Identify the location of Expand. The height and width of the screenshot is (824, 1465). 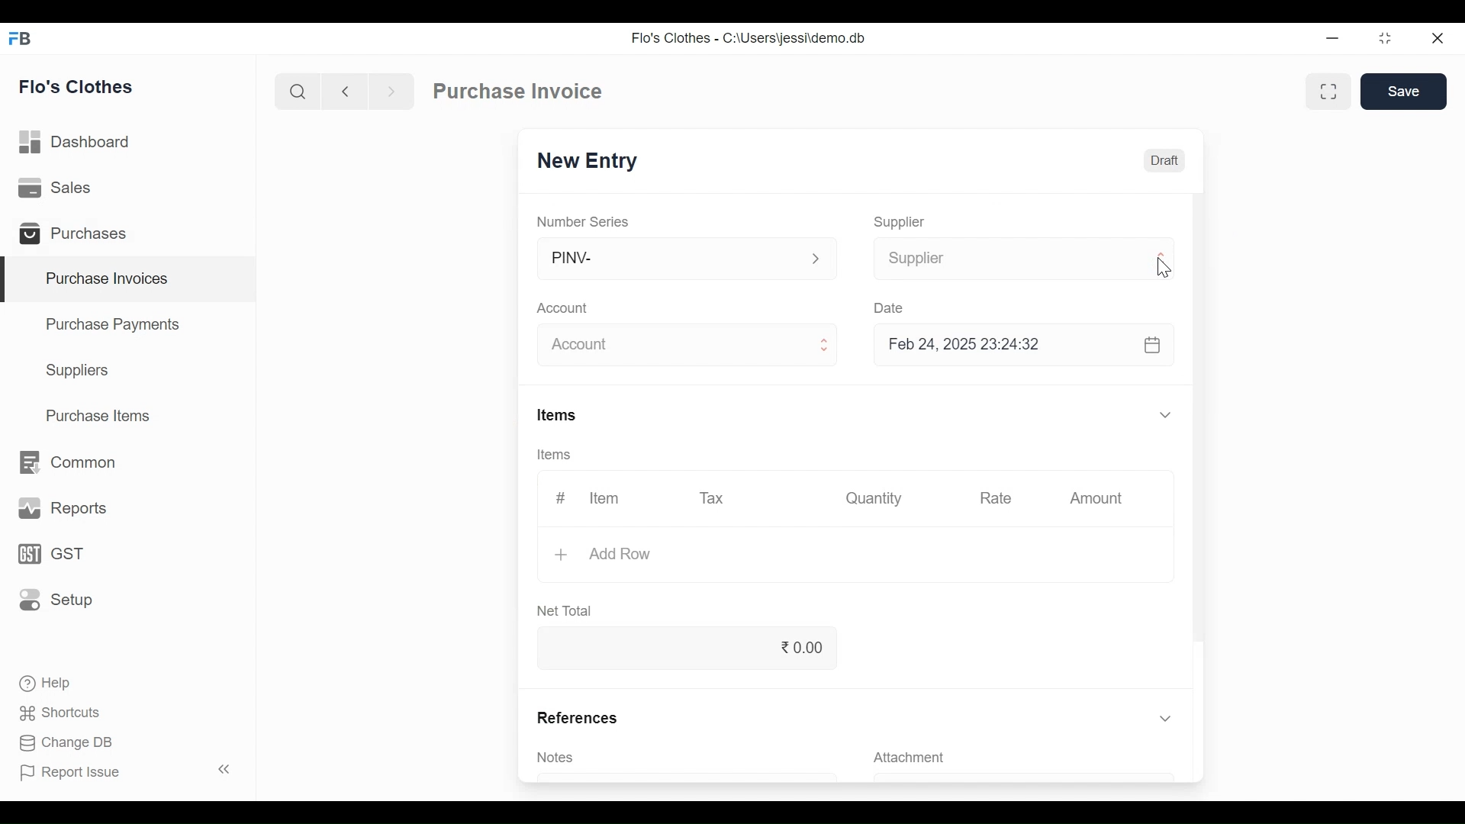
(1164, 262).